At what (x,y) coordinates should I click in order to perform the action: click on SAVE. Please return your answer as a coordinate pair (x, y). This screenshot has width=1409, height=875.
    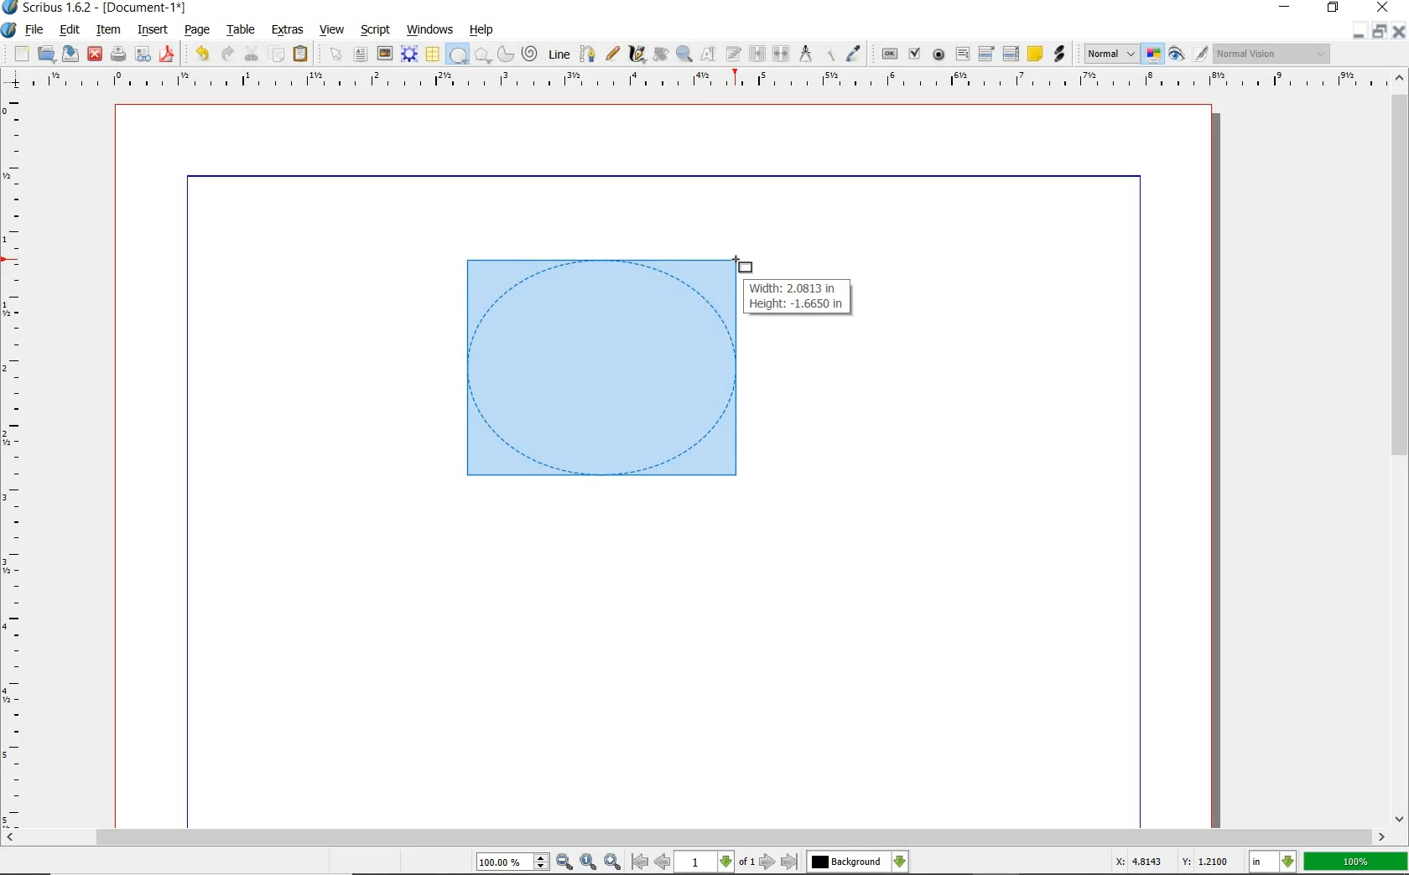
    Looking at the image, I should click on (70, 54).